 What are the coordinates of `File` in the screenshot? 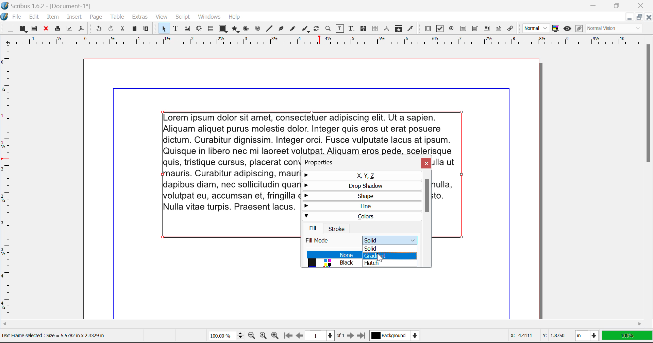 It's located at (17, 18).